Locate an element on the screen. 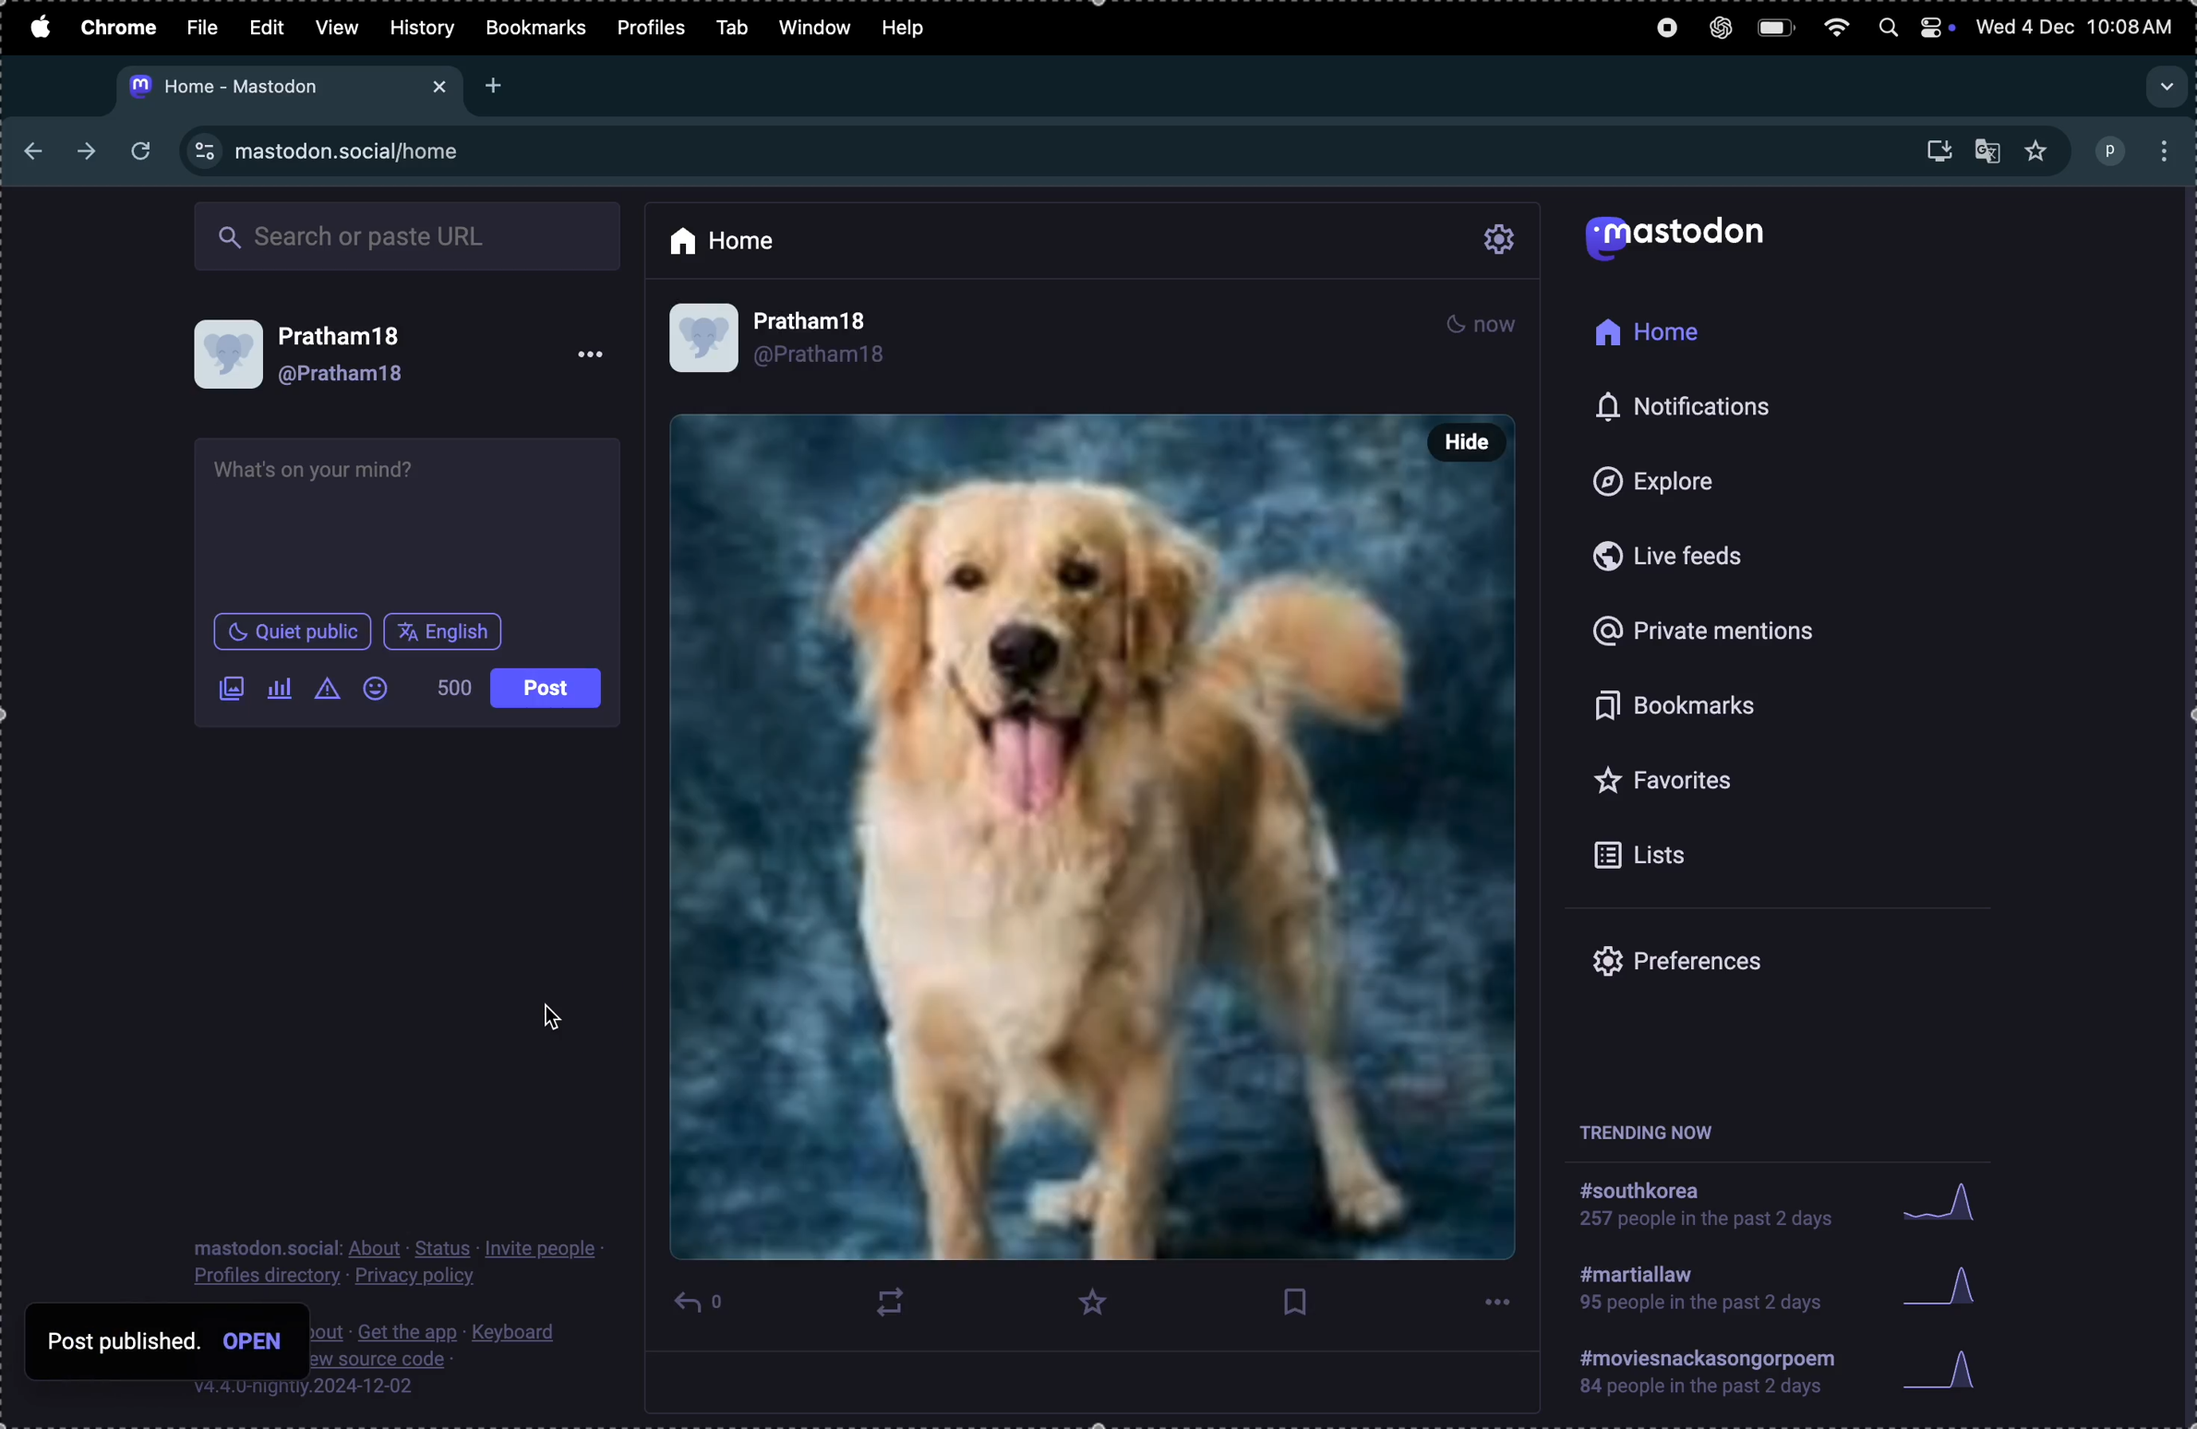 The image size is (2197, 1429). help is located at coordinates (912, 23).